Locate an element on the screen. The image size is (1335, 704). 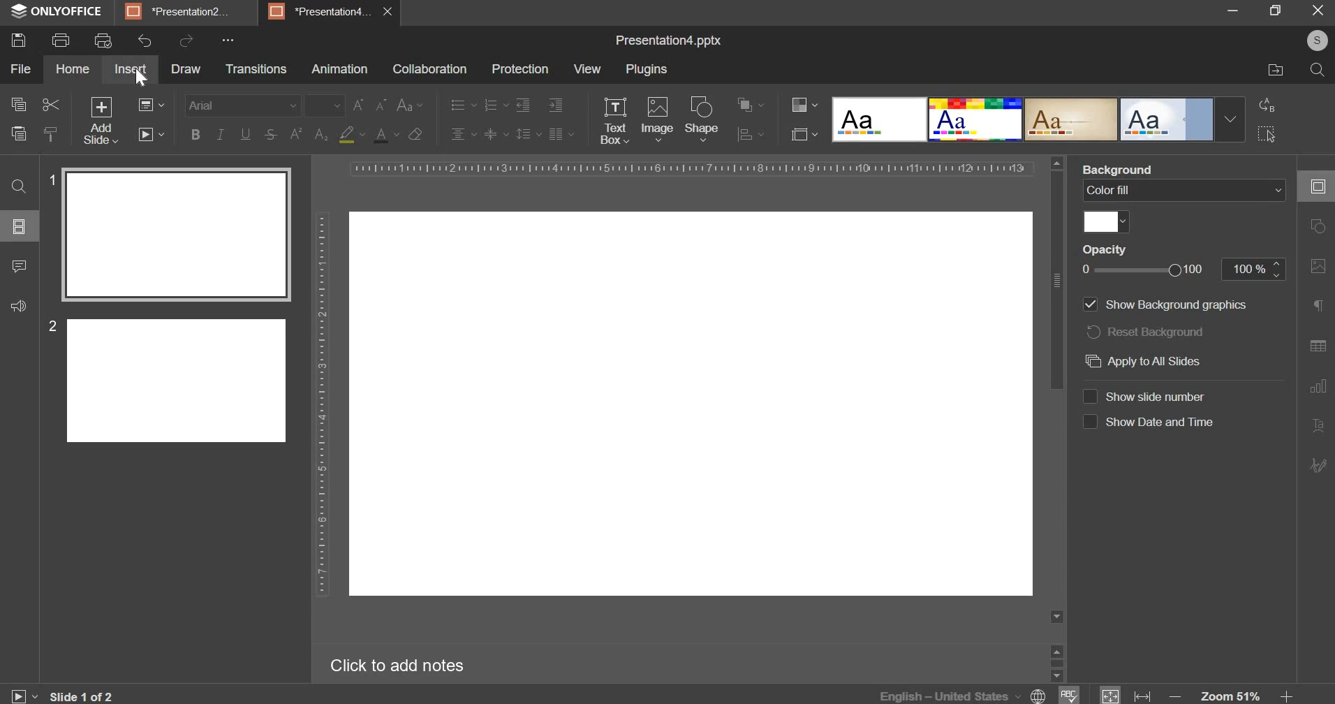
change font size is located at coordinates (370, 104).